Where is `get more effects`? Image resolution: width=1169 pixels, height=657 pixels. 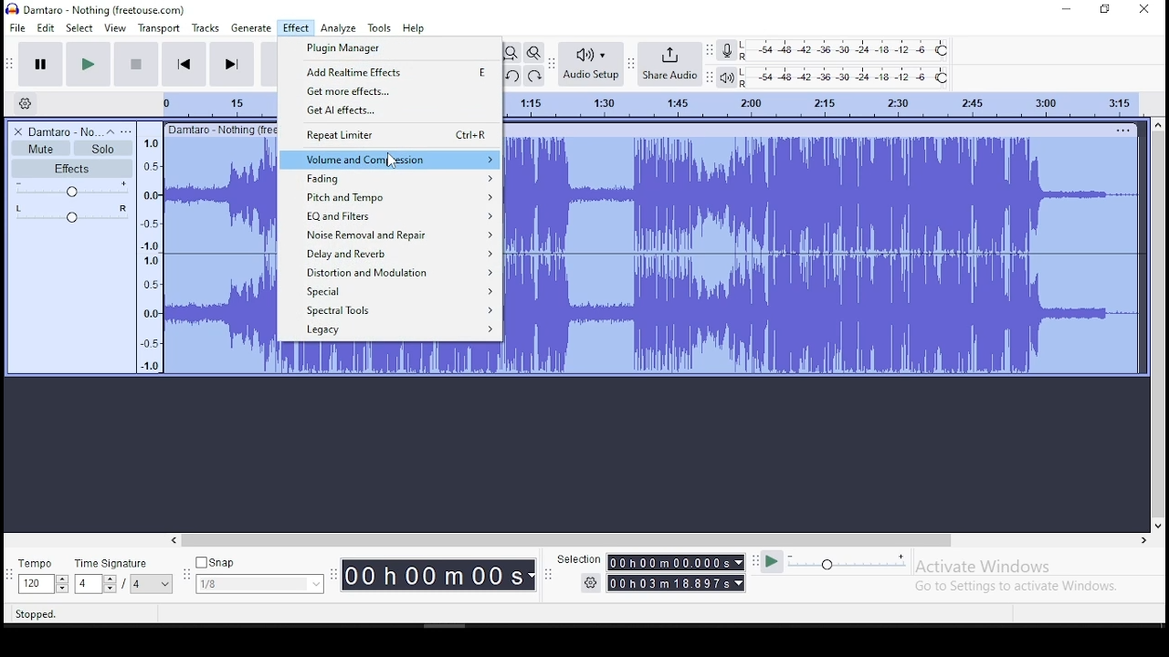
get more effects is located at coordinates (390, 90).